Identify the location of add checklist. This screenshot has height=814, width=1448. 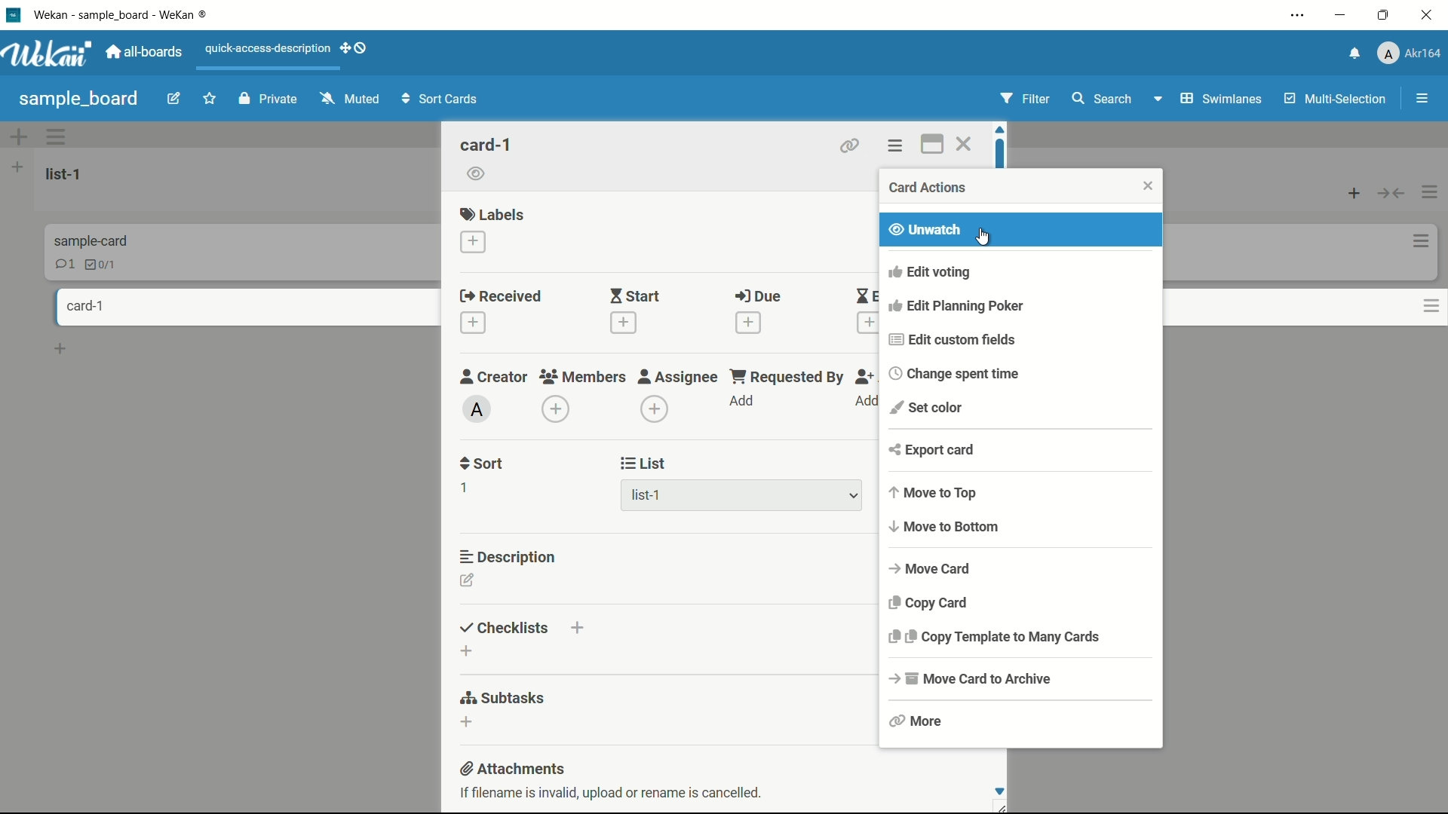
(578, 629).